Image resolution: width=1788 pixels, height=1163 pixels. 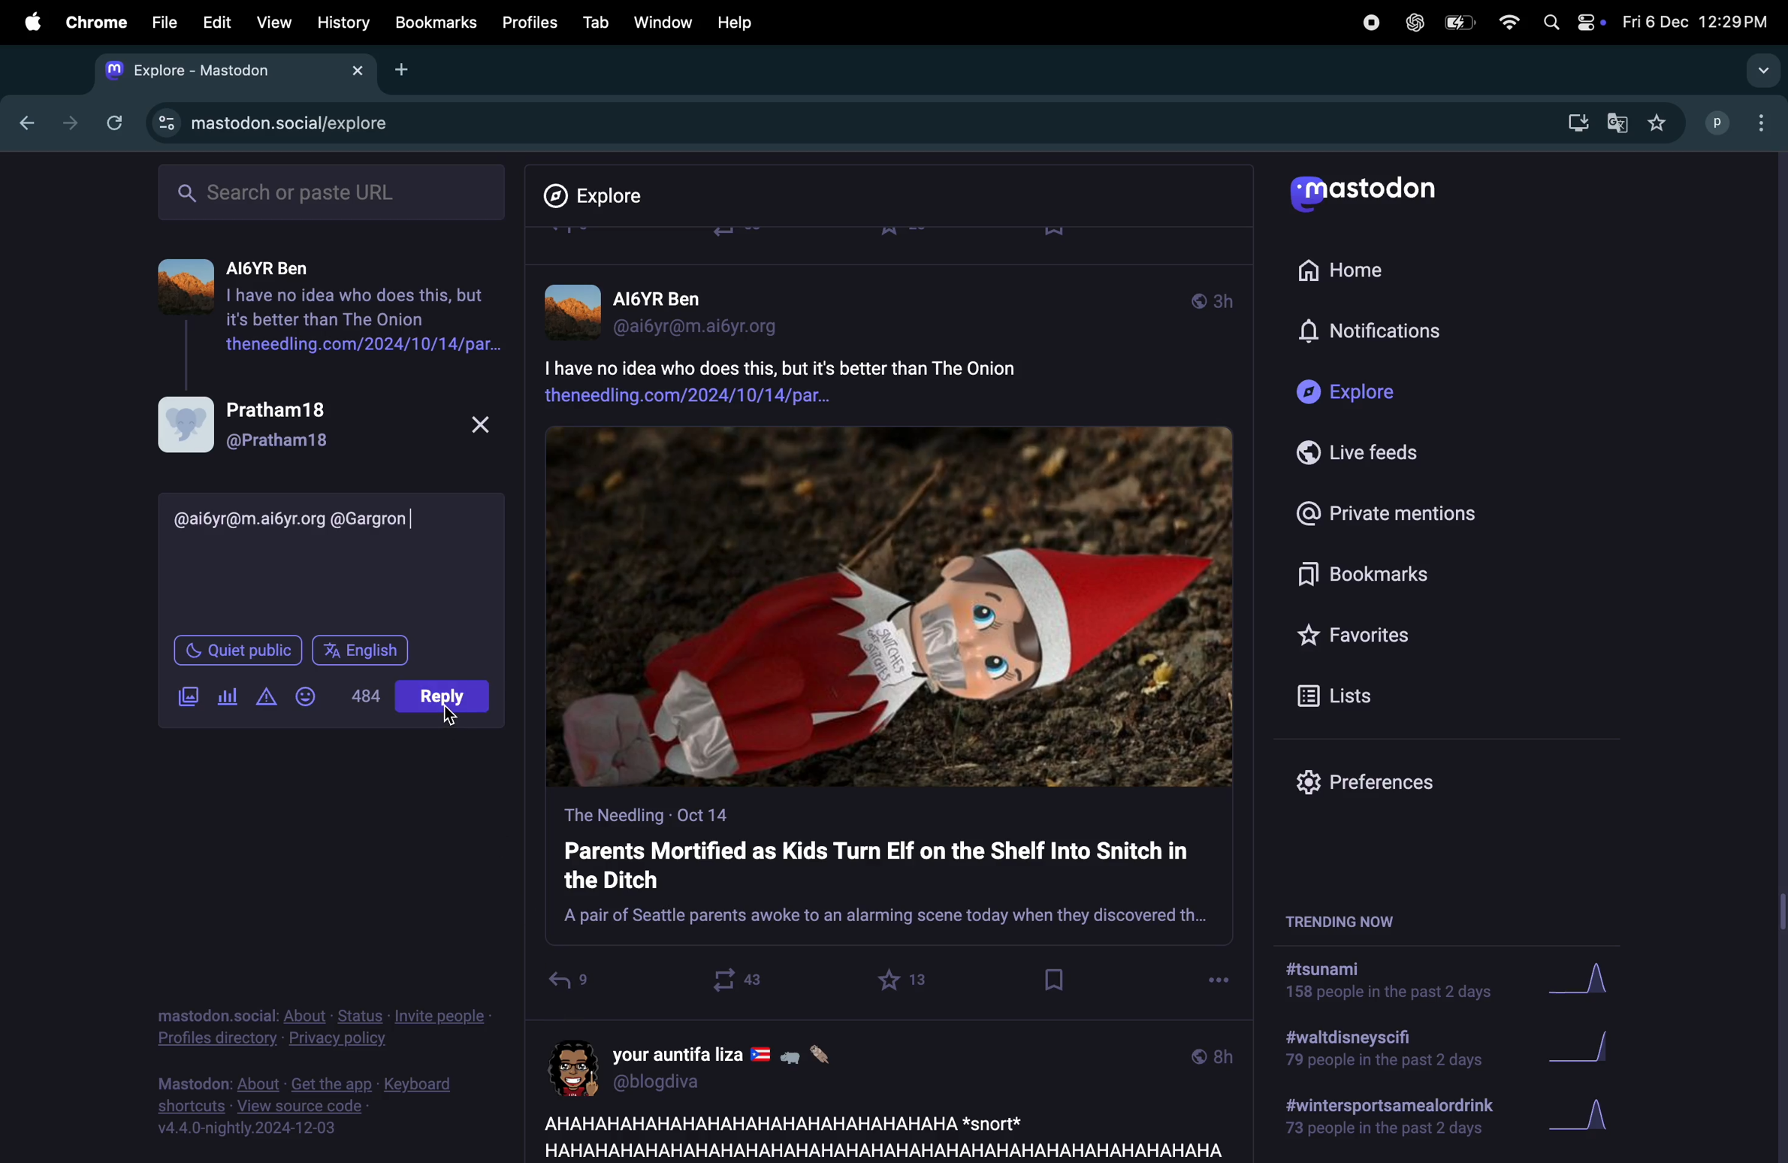 What do you see at coordinates (229, 694) in the screenshot?
I see `poll` at bounding box center [229, 694].